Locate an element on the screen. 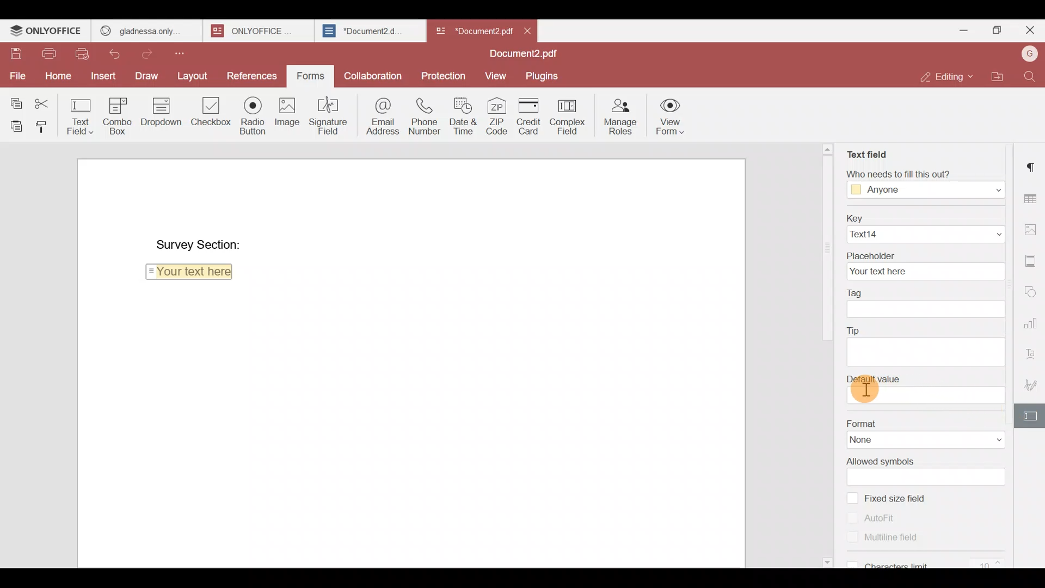 Image resolution: width=1045 pixels, height=588 pixels. Chart settings is located at coordinates (1032, 323).